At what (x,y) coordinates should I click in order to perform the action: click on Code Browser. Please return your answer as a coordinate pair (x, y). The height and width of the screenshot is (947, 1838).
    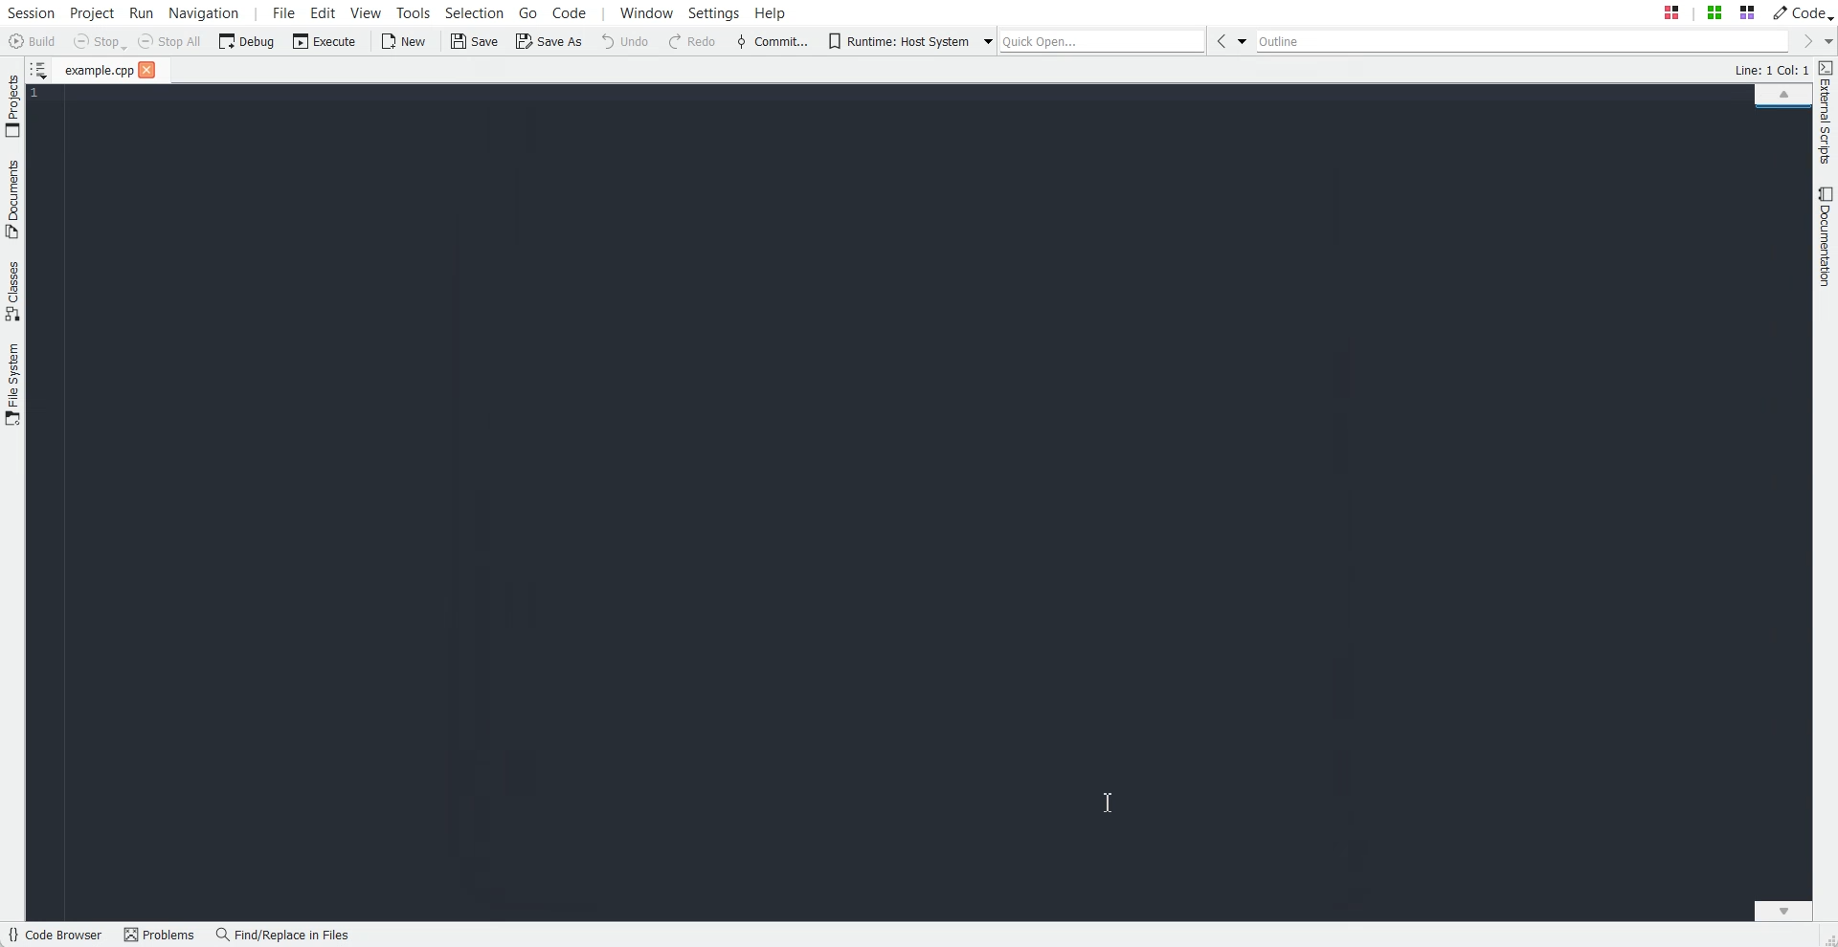
    Looking at the image, I should click on (57, 935).